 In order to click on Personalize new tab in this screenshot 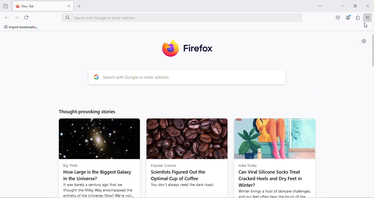, I will do `click(364, 41)`.